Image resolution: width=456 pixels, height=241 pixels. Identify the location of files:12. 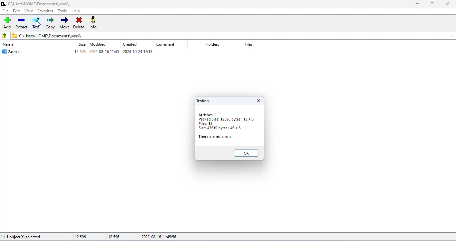
(206, 124).